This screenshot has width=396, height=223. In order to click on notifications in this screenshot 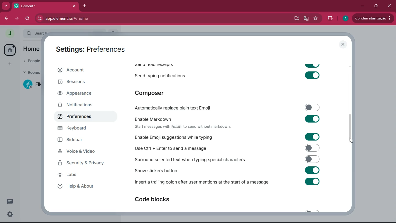, I will do `click(80, 104)`.